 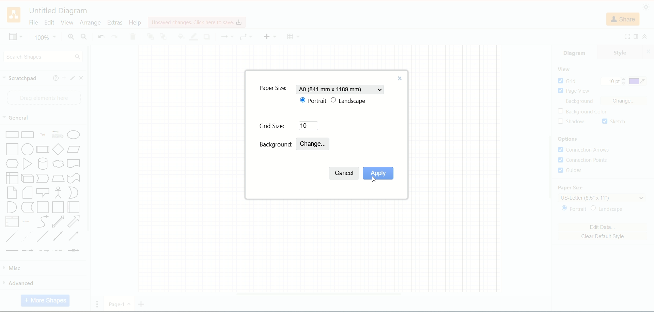 I want to click on shadow, so click(x=206, y=36).